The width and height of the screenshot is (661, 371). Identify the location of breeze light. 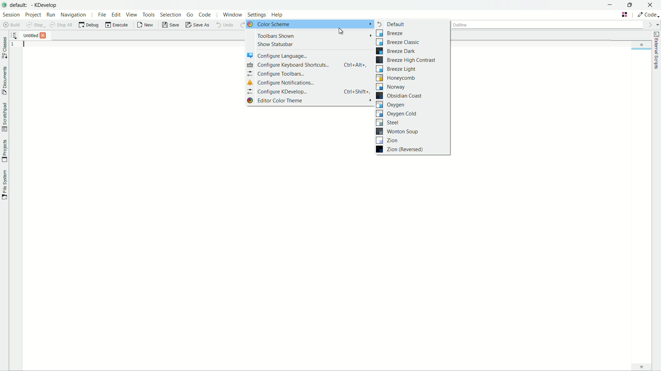
(396, 68).